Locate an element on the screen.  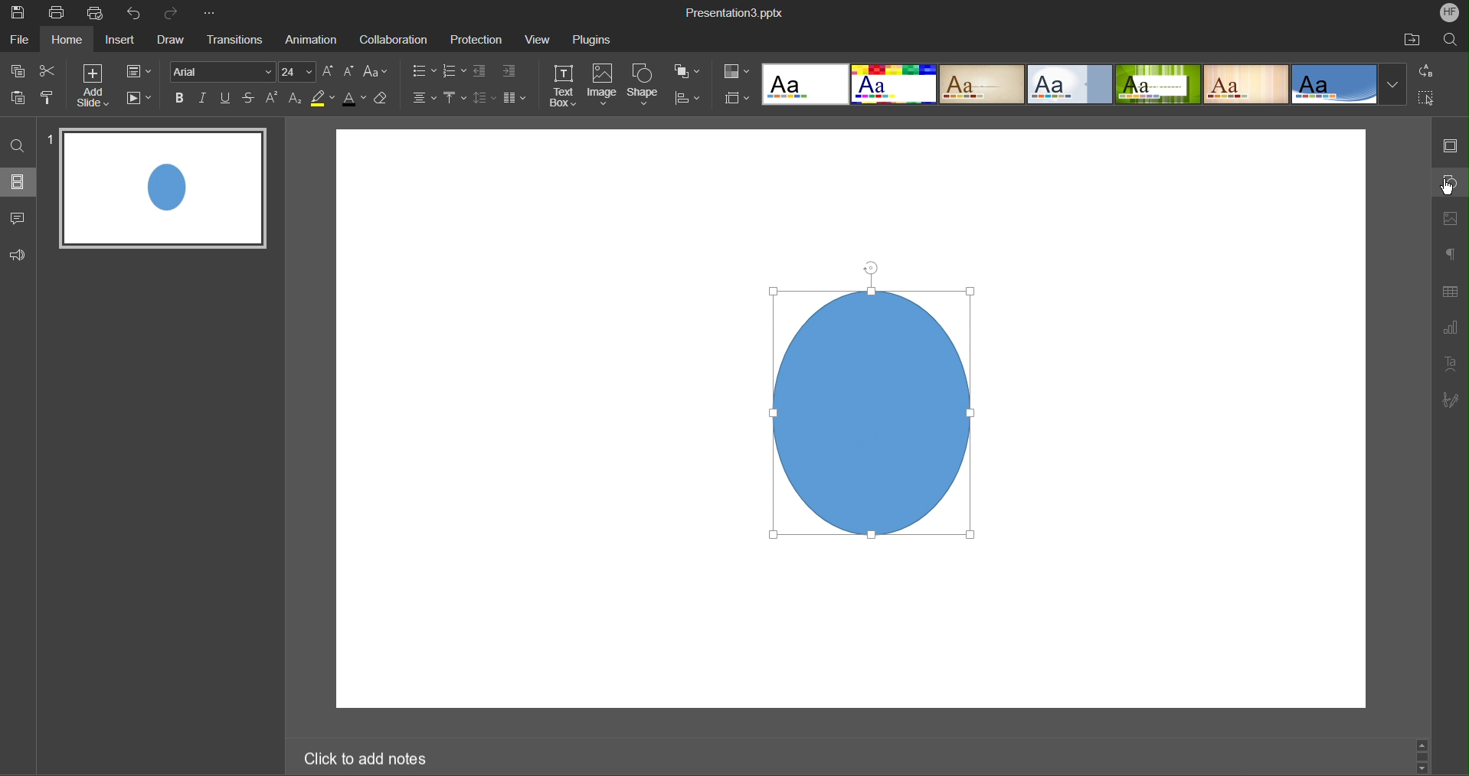
Redo is located at coordinates (174, 11).